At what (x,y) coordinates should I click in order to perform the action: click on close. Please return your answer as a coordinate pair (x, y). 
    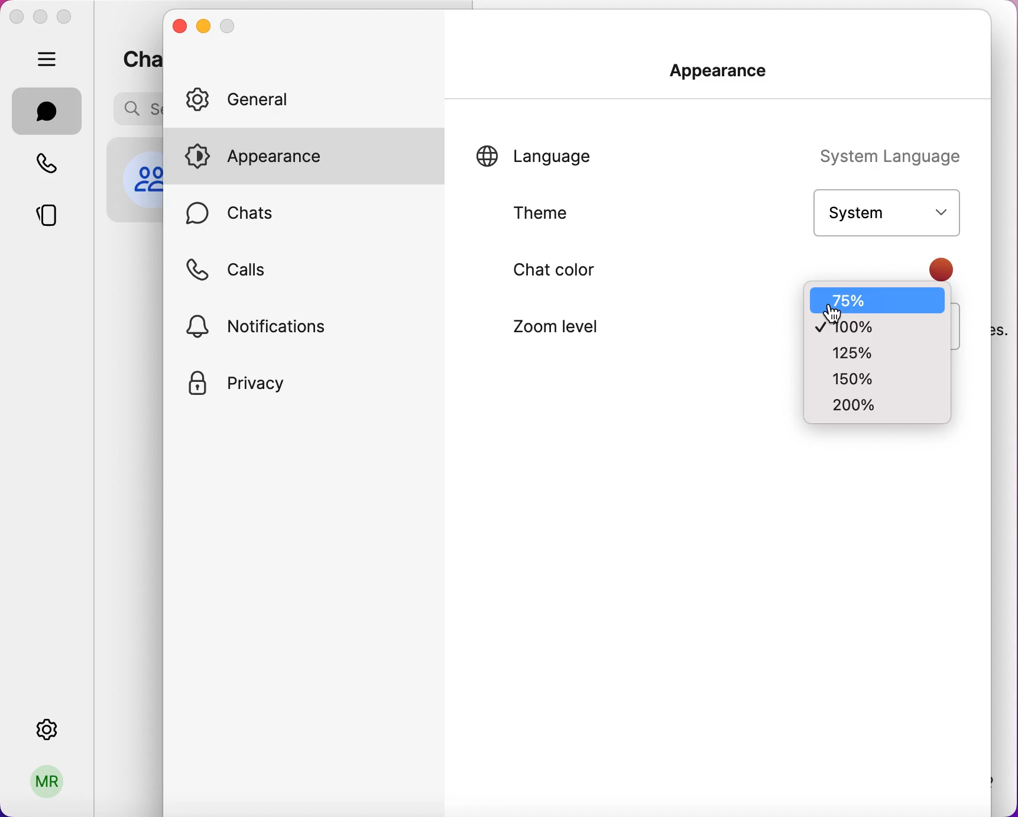
    Looking at the image, I should click on (17, 15).